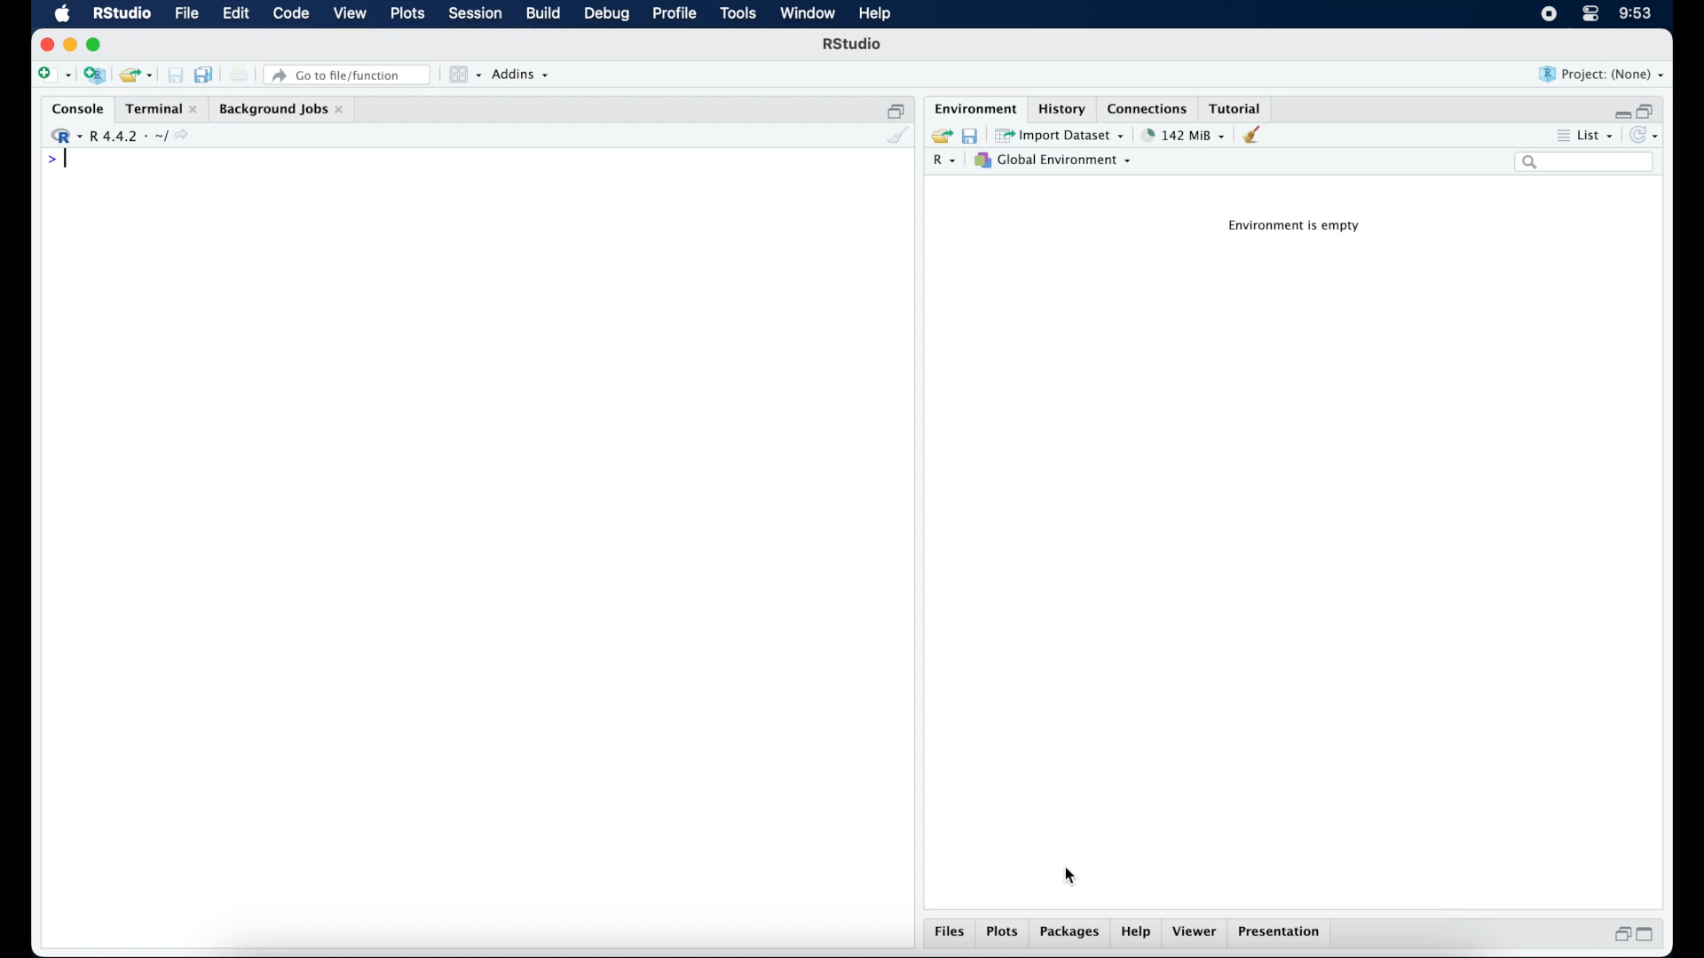 The width and height of the screenshot is (1704, 958). Describe the element at coordinates (1071, 877) in the screenshot. I see `cursor` at that location.